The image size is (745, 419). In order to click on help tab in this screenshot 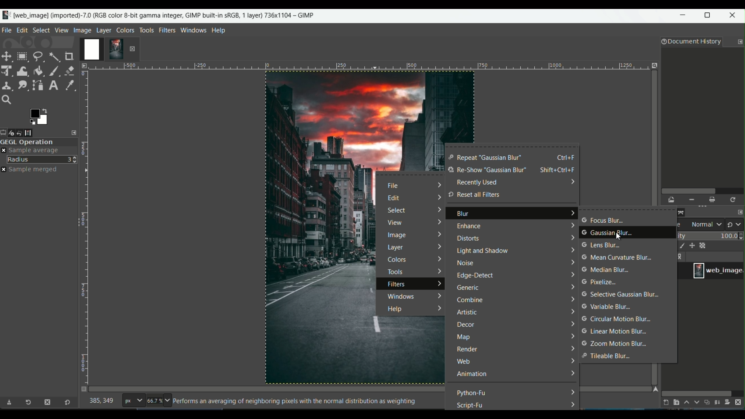, I will do `click(219, 30)`.